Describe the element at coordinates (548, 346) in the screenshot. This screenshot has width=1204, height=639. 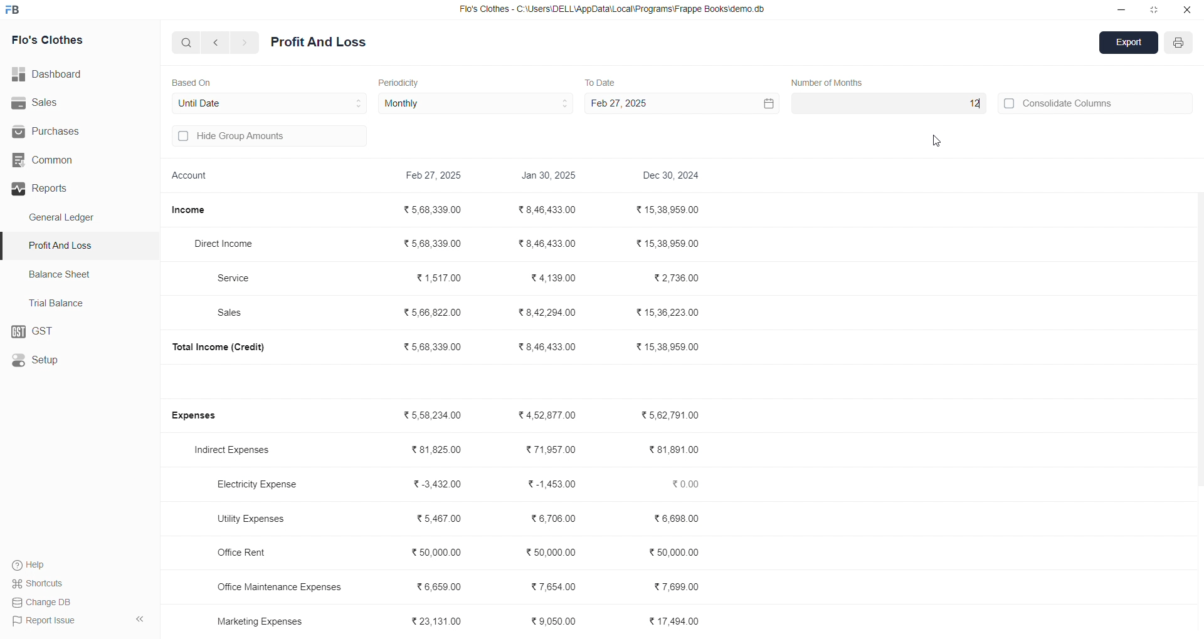
I see `₹8,46,433.00` at that location.